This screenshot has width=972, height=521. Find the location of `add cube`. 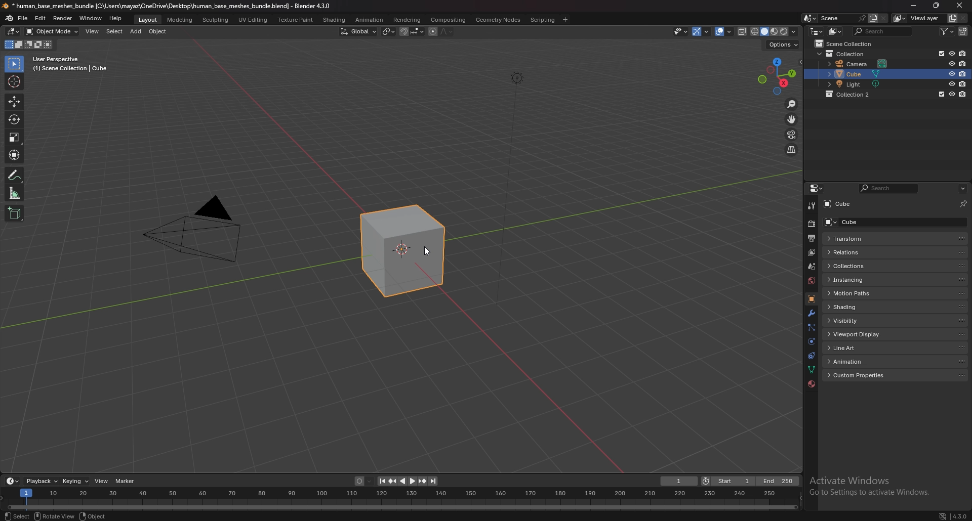

add cube is located at coordinates (15, 213).